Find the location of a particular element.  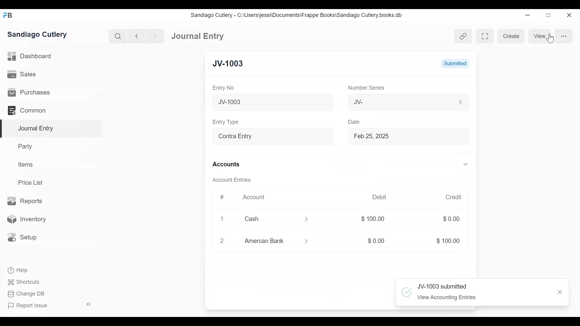

Navigate Forward is located at coordinates (155, 36).